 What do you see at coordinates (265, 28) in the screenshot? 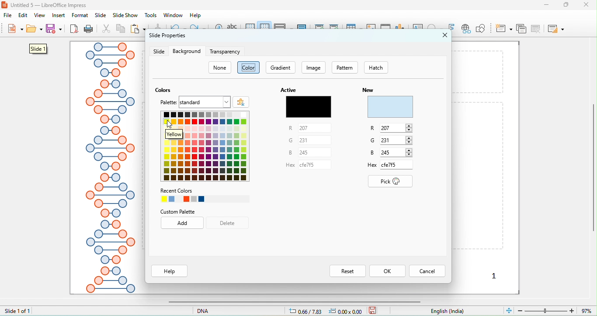
I see `snap to grid` at bounding box center [265, 28].